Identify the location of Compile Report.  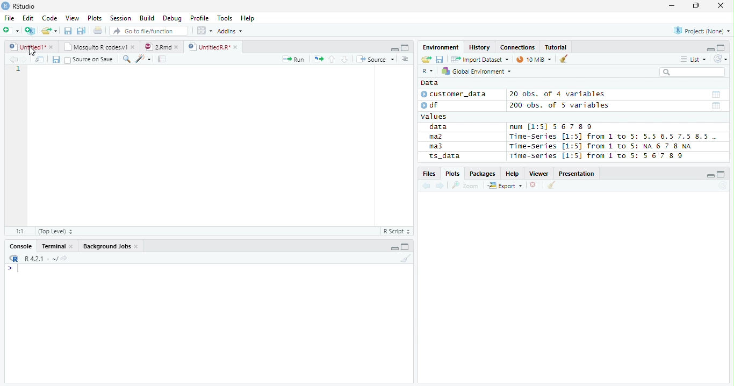
(162, 59).